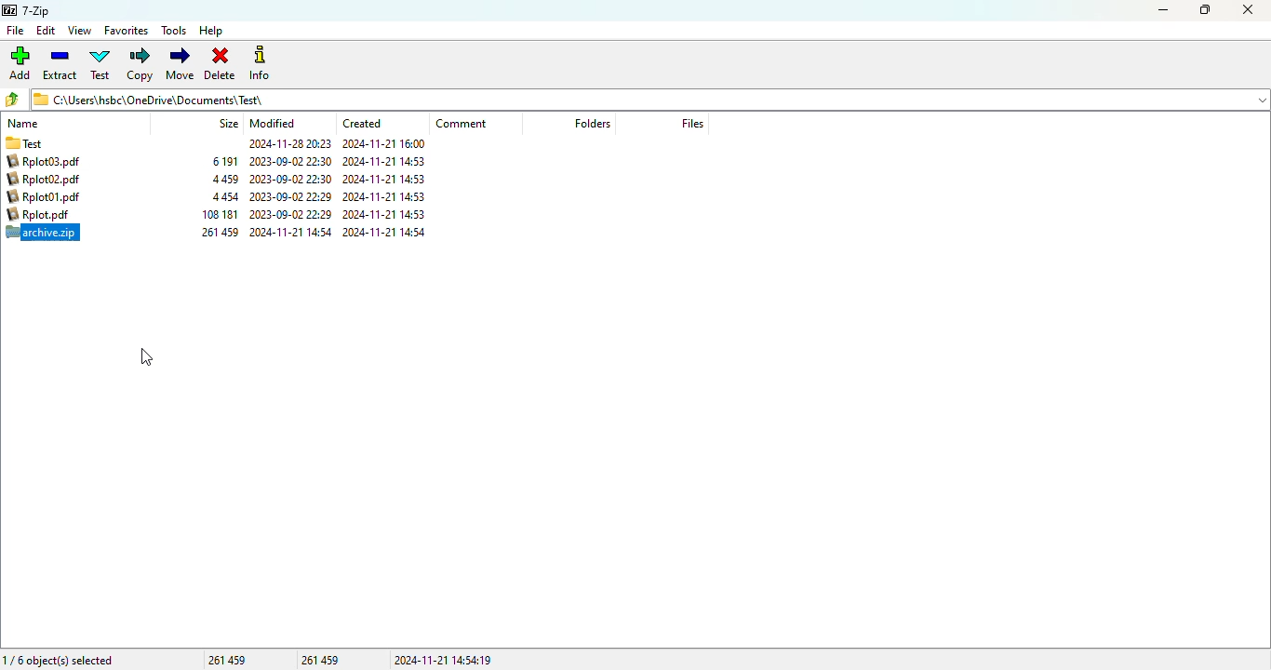  What do you see at coordinates (225, 214) in the screenshot?
I see `4 454` at bounding box center [225, 214].